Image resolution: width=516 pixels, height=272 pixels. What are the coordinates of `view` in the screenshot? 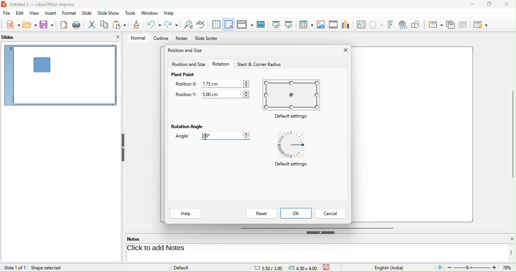 It's located at (33, 13).